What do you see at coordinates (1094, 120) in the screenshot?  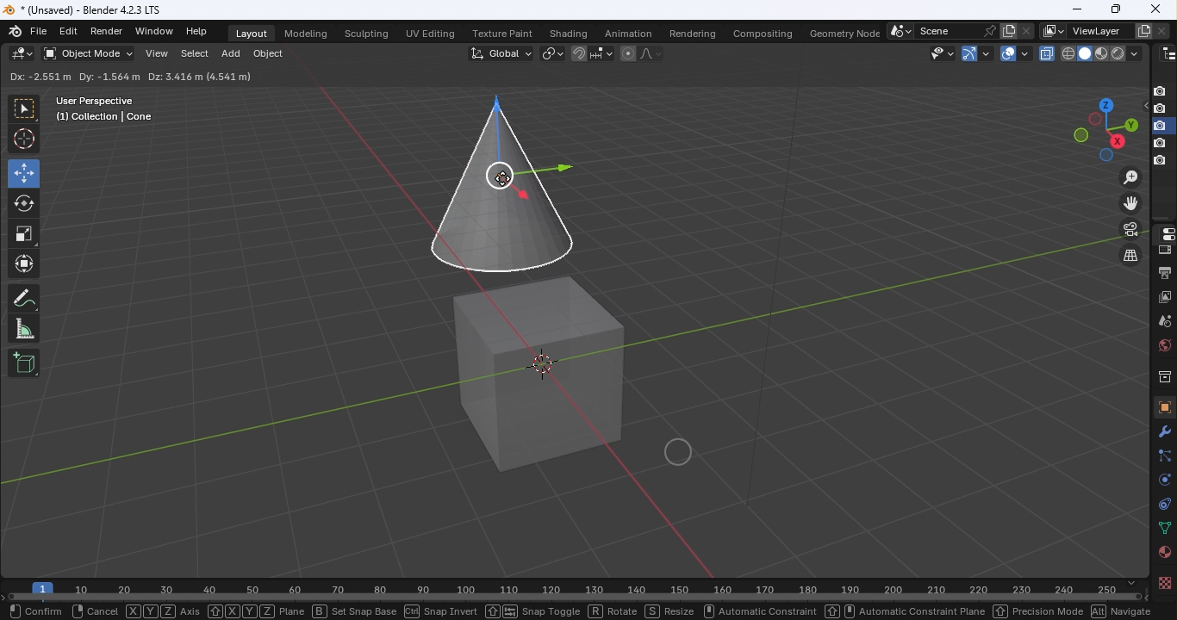 I see `Rotate the view` at bounding box center [1094, 120].